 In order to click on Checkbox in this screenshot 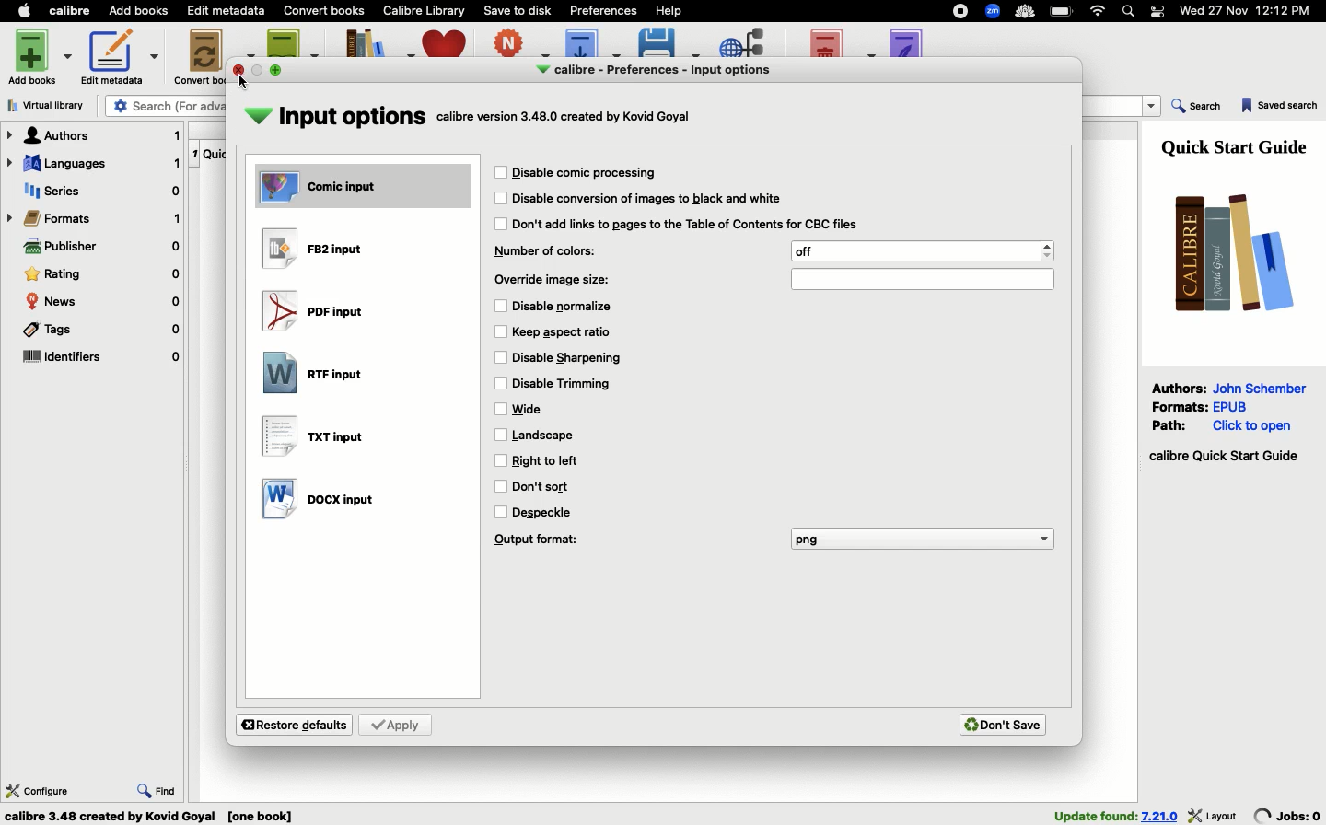, I will do `click(500, 487)`.